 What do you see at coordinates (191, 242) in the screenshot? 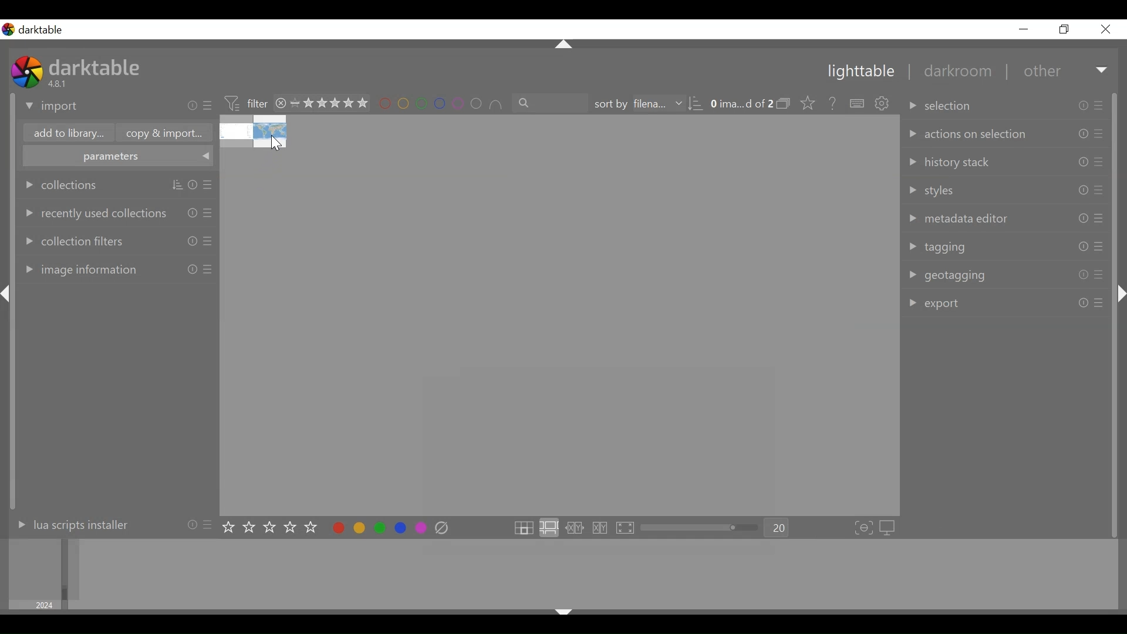
I see `` at bounding box center [191, 242].